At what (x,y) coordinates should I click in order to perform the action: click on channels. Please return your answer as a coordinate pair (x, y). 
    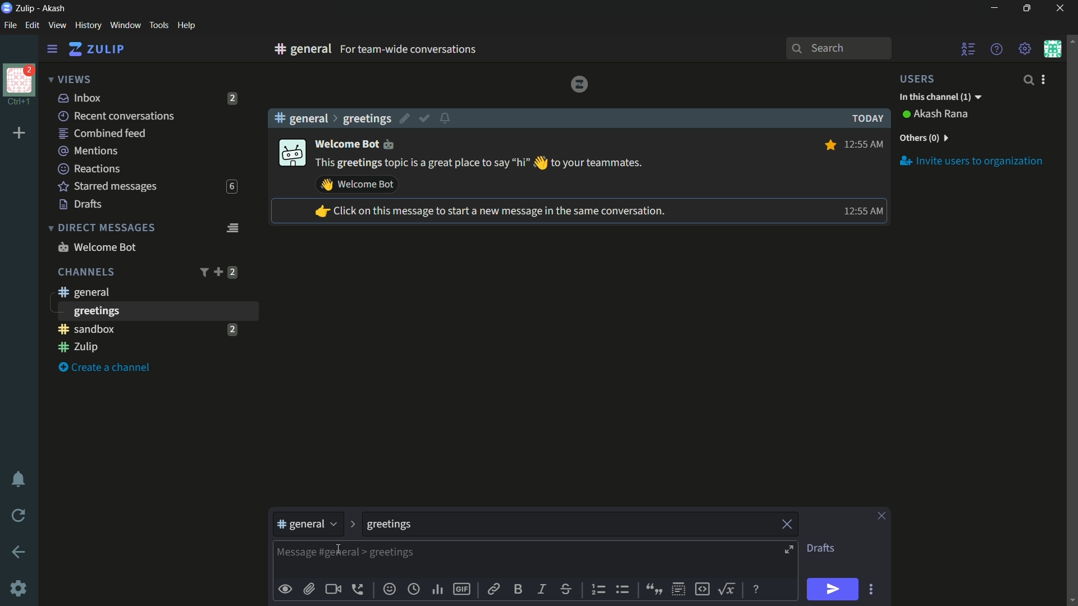
    Looking at the image, I should click on (85, 272).